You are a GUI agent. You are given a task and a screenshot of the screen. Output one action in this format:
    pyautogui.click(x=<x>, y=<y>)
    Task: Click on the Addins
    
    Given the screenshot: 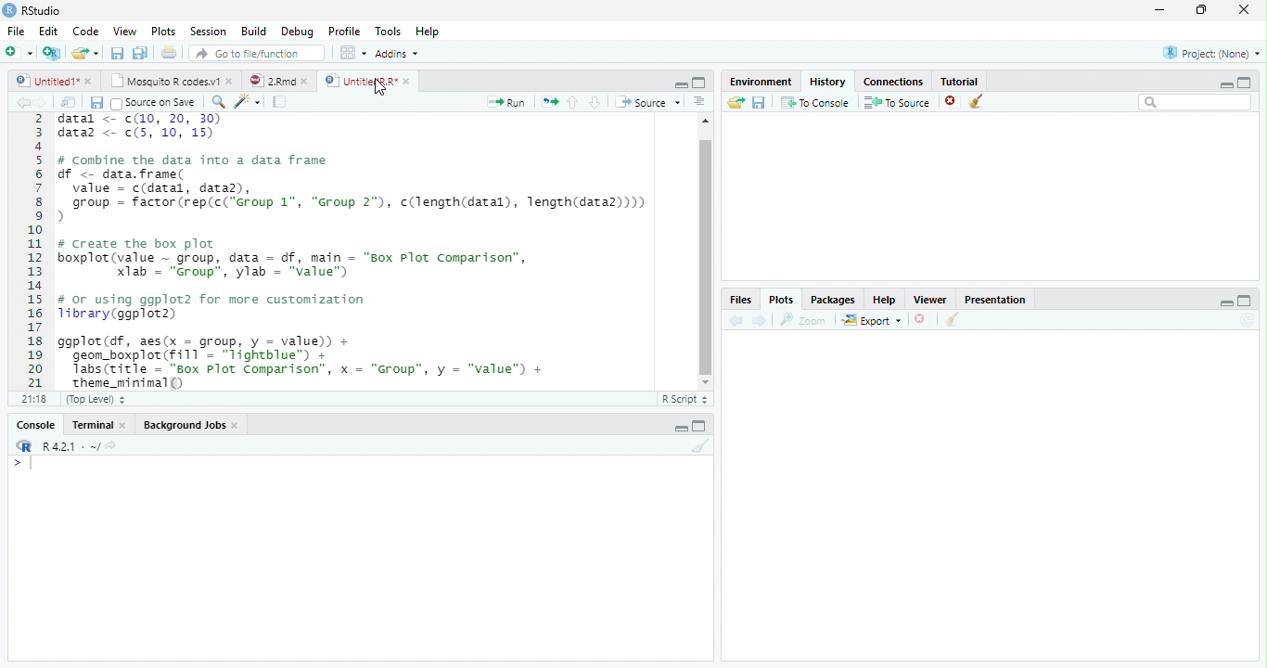 What is the action you would take?
    pyautogui.click(x=395, y=53)
    